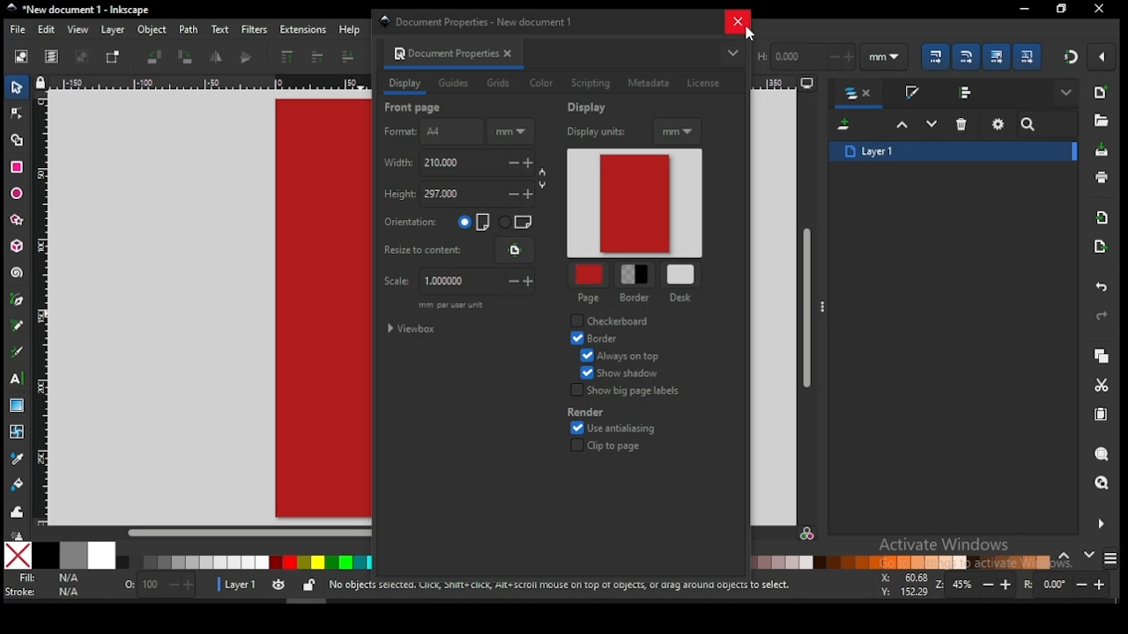  I want to click on cut, so click(1102, 385).